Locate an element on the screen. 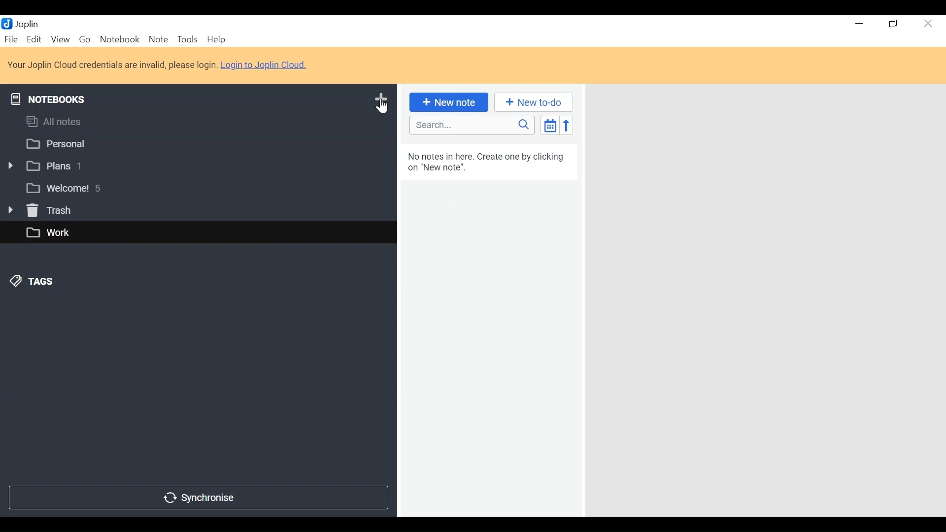 The image size is (946, 532). Notebook is located at coordinates (122, 39).